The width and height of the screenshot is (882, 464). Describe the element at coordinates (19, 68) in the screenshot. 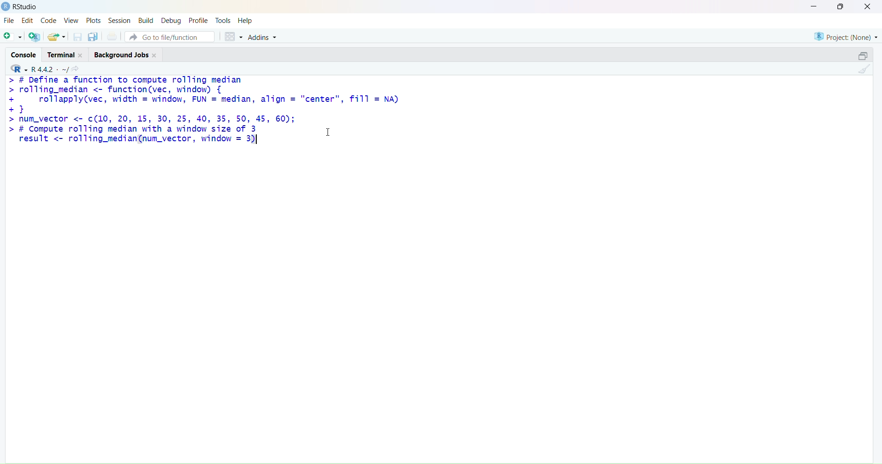

I see `R` at that location.